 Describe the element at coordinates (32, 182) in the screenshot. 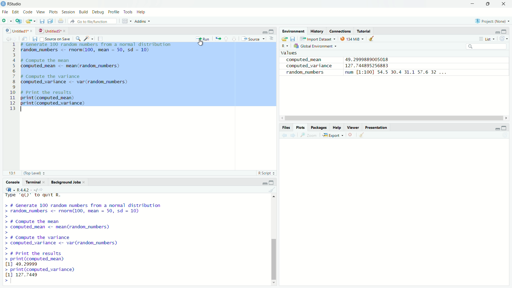

I see `terminal` at that location.